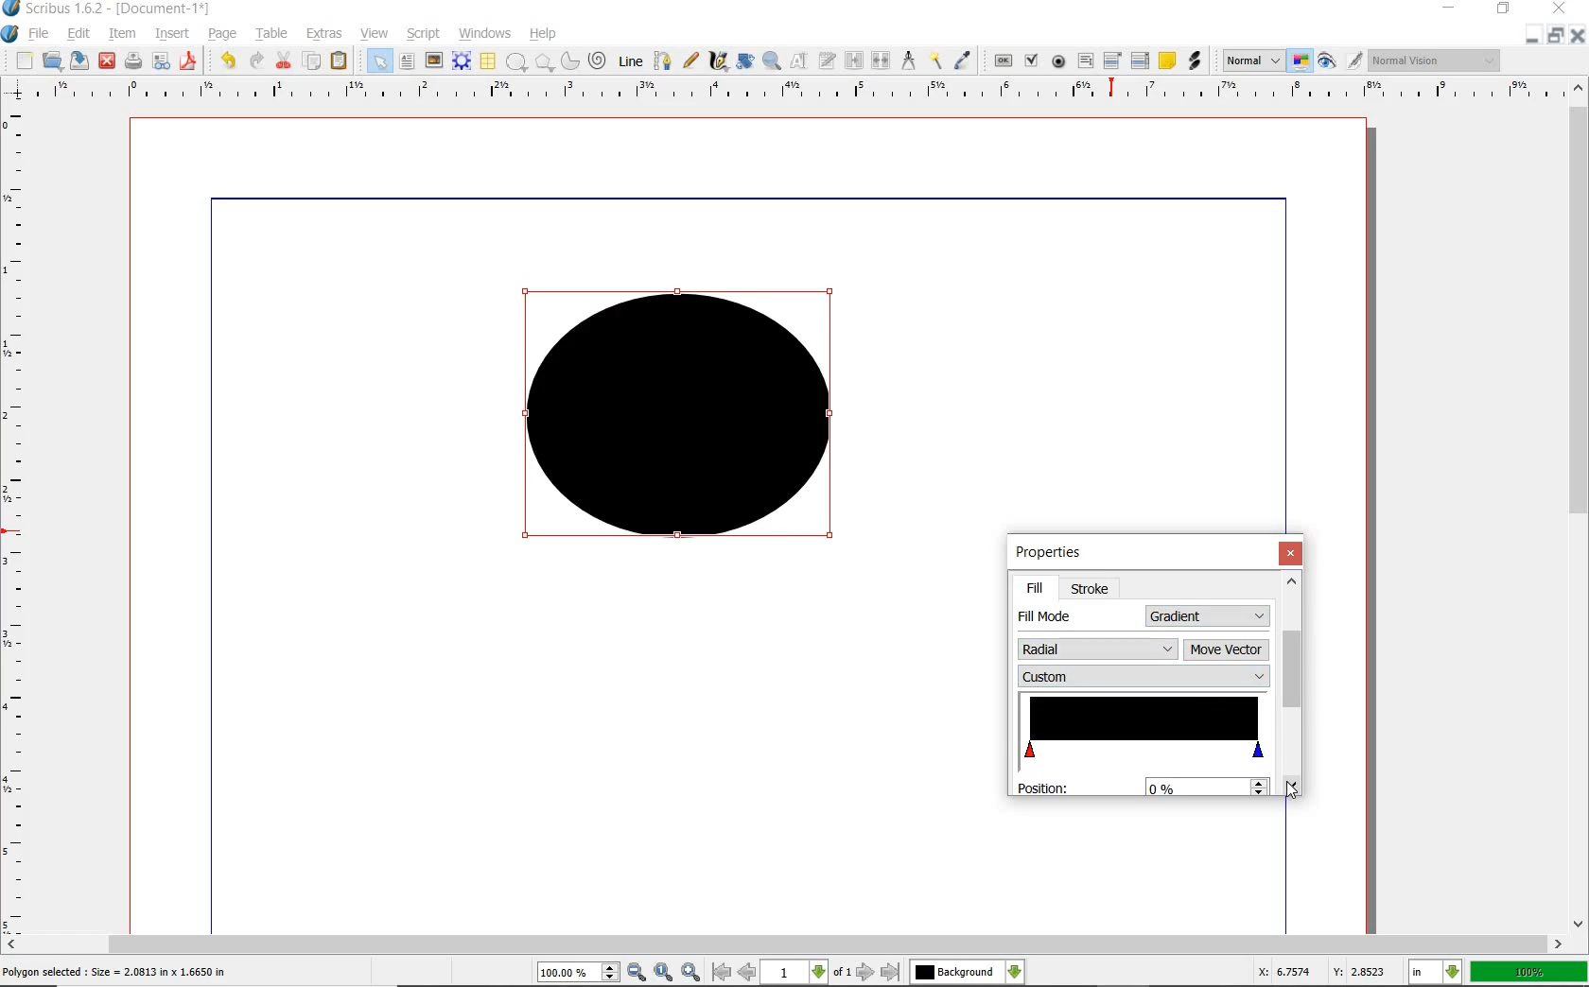 This screenshot has height=987, width=1589. What do you see at coordinates (487, 61) in the screenshot?
I see `TABLE` at bounding box center [487, 61].